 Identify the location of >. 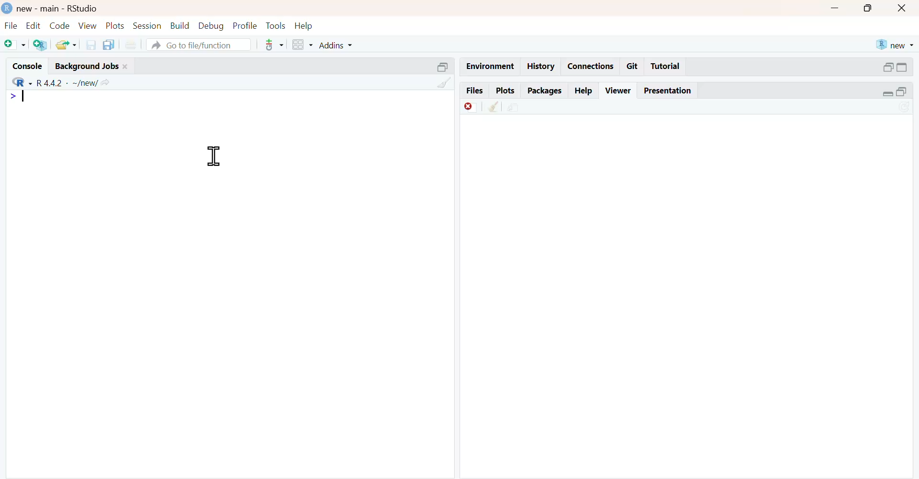
(12, 96).